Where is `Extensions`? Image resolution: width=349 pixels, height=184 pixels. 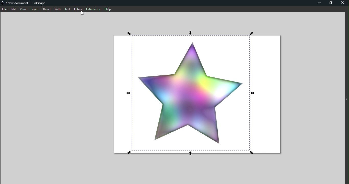 Extensions is located at coordinates (93, 9).